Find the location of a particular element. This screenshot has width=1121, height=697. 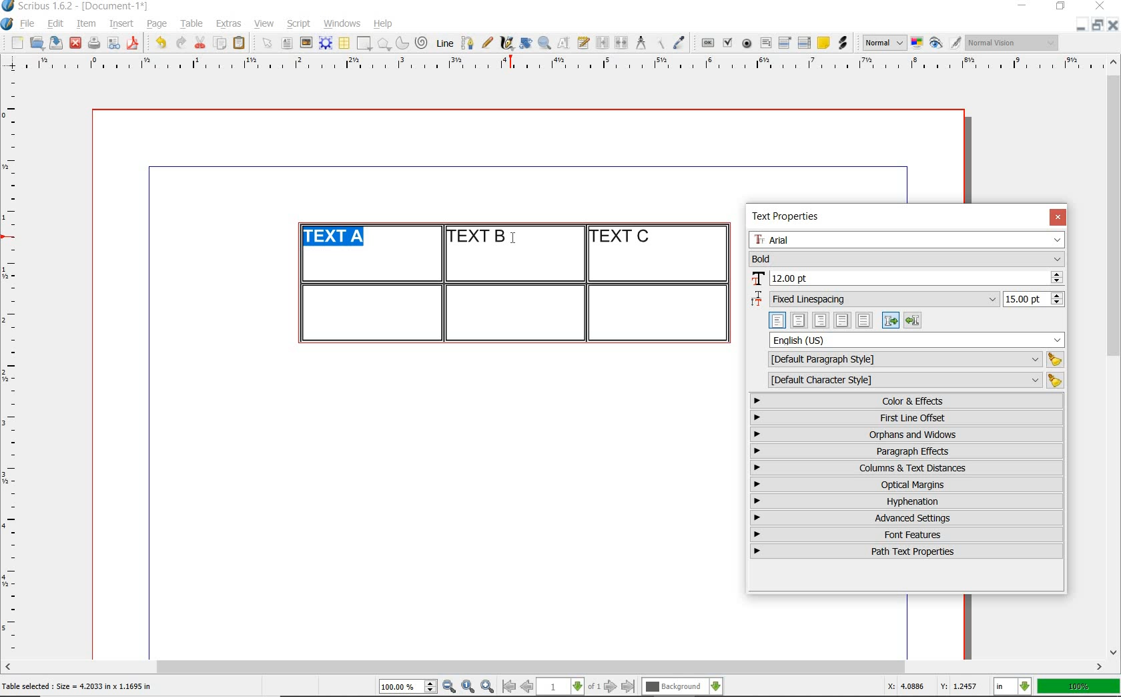

polygon is located at coordinates (384, 43).